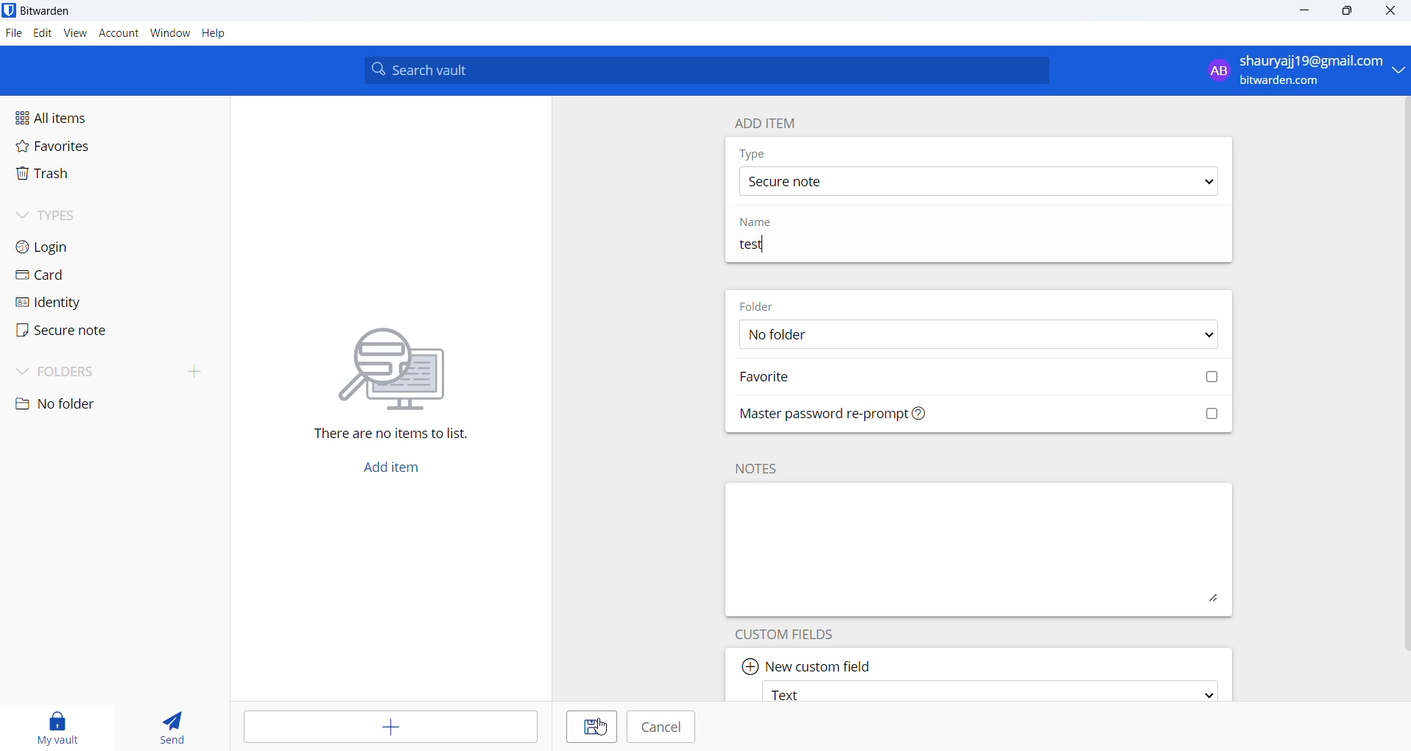 This screenshot has height=751, width=1411. Describe the element at coordinates (77, 33) in the screenshot. I see `view` at that location.